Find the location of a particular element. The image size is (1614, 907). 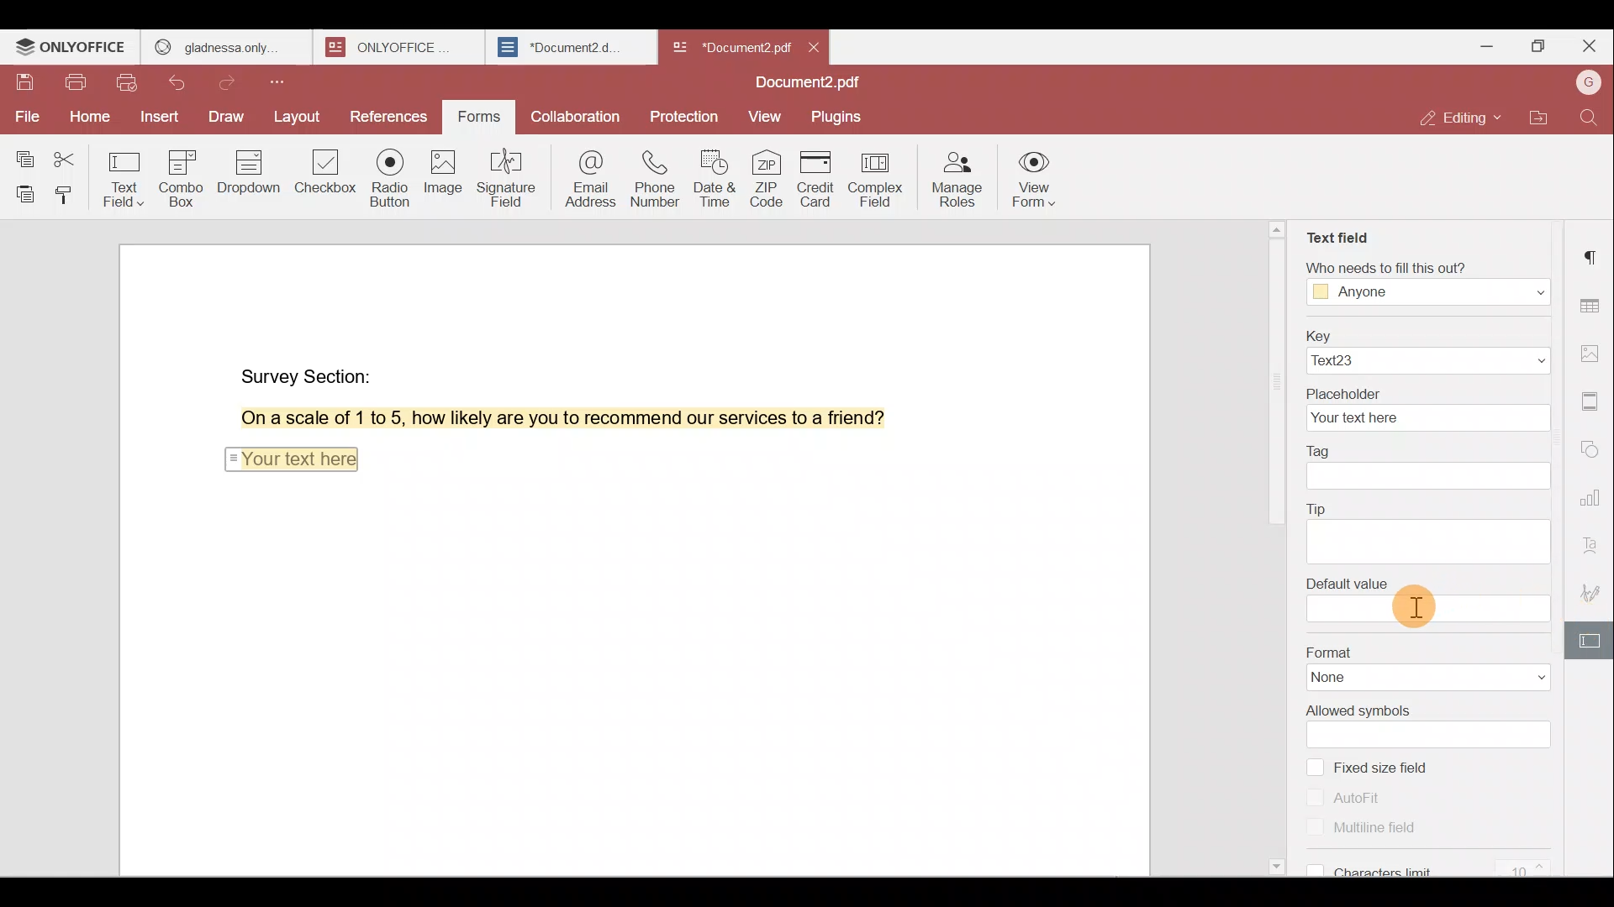

View is located at coordinates (765, 118).